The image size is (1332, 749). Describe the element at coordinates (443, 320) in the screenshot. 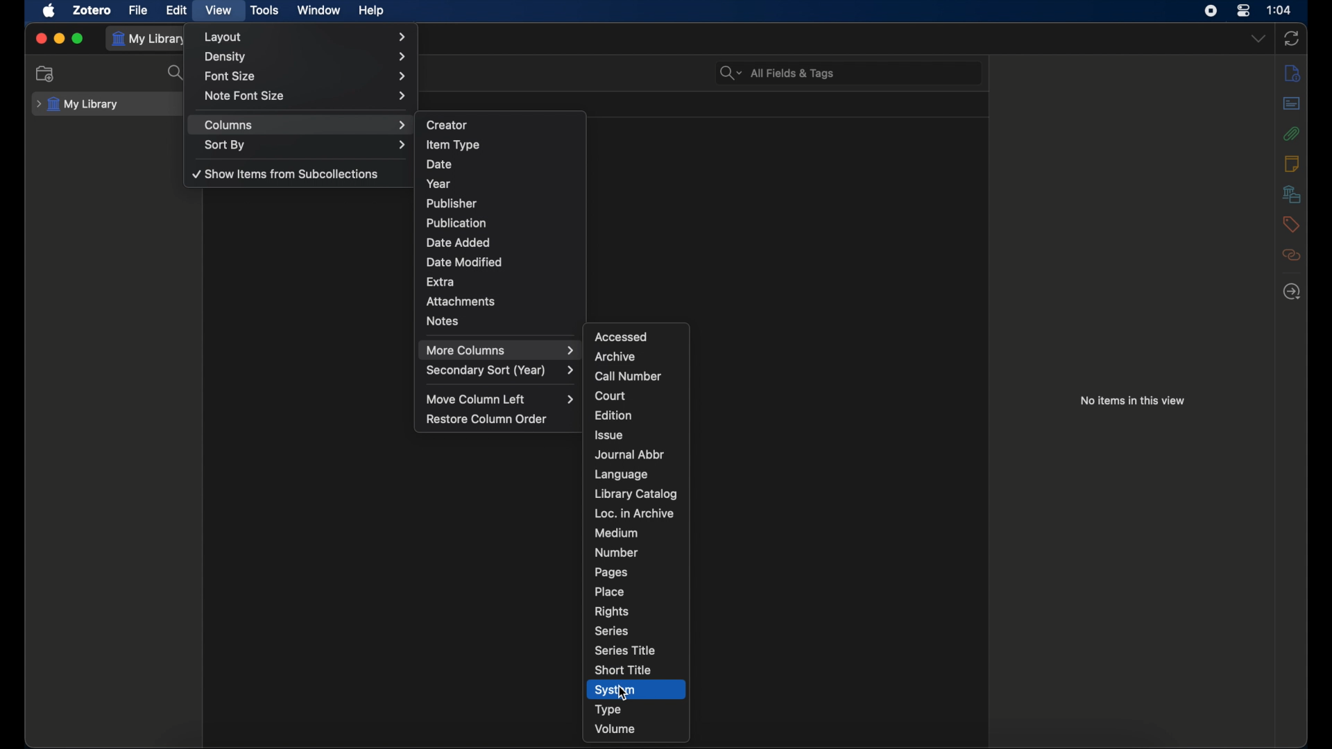

I see `notes` at that location.